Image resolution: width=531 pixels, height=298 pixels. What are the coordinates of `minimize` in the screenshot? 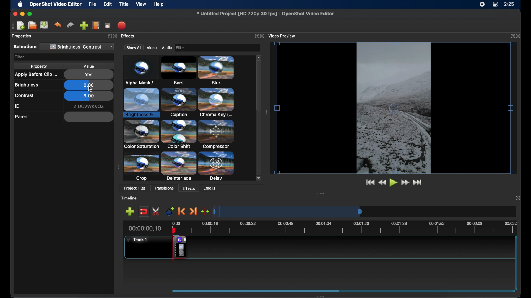 It's located at (23, 14).